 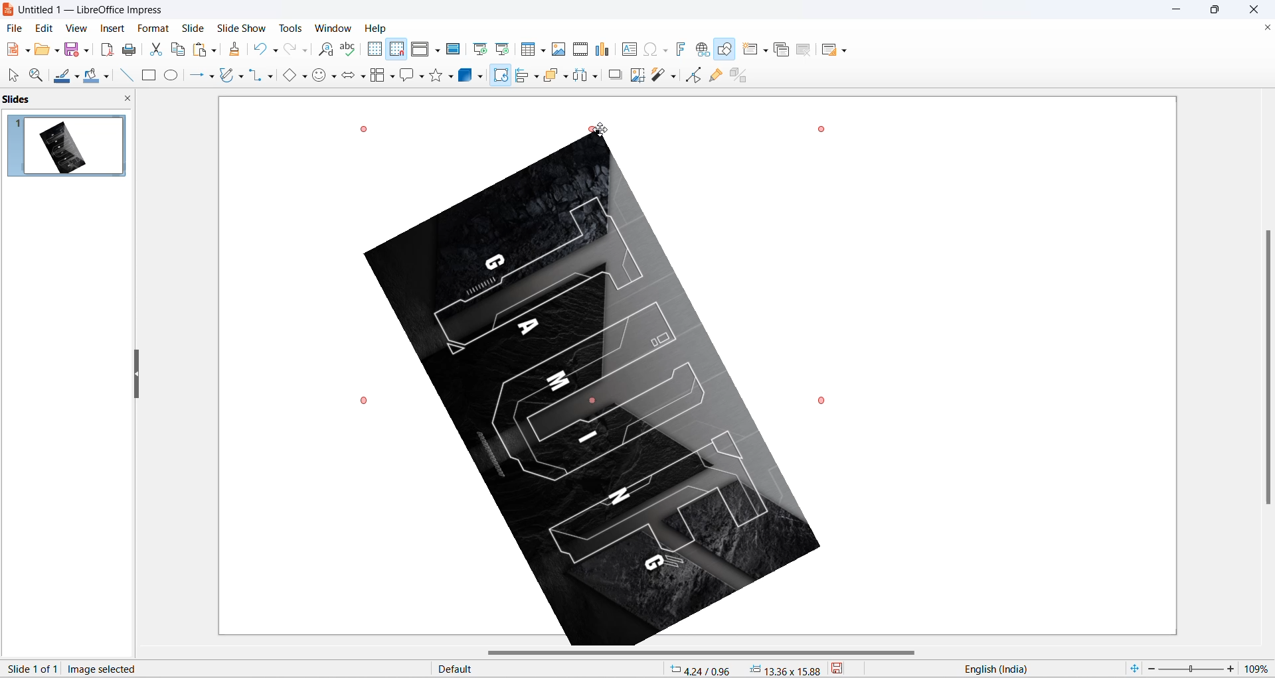 I want to click on save options, so click(x=87, y=49).